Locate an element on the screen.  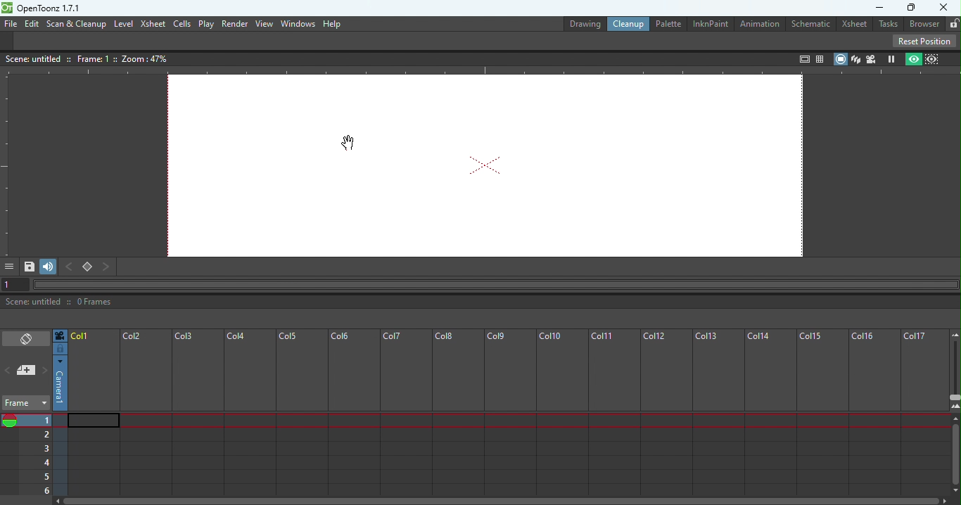
Preview is located at coordinates (912, 58).